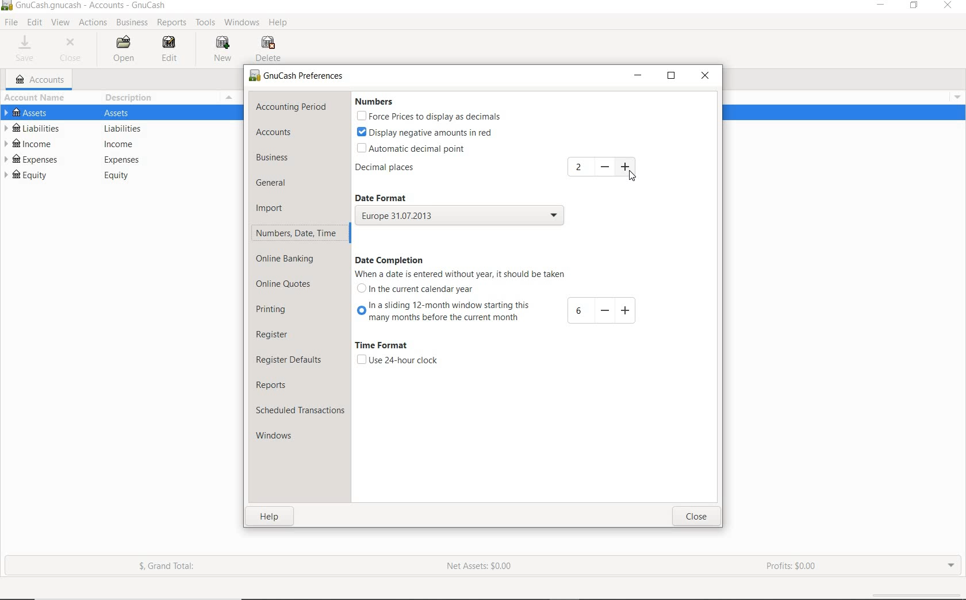 Image resolution: width=966 pixels, height=600 pixels. What do you see at coordinates (605, 167) in the screenshot?
I see `-` at bounding box center [605, 167].